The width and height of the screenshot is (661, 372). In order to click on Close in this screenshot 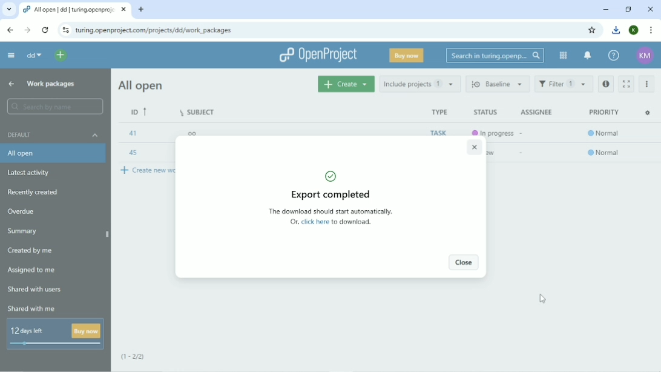, I will do `click(473, 148)`.